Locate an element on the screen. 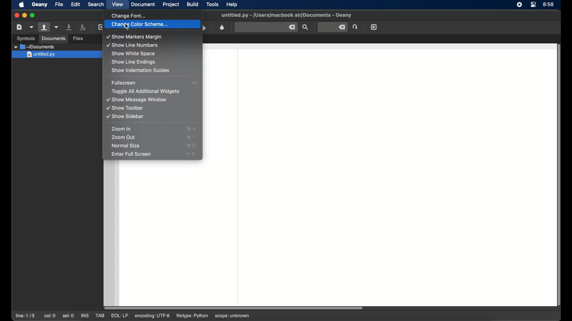 This screenshot has height=321, width=572. zoom in is located at coordinates (121, 129).